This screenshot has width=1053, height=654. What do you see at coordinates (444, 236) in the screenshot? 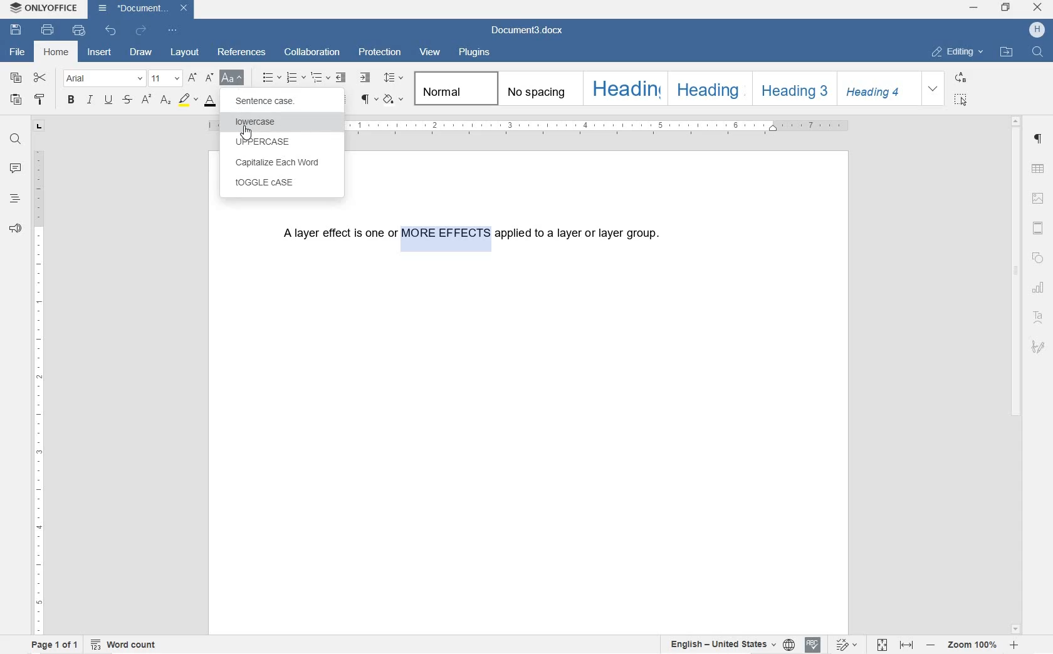
I see `TEXT HIGHLIGHTED` at bounding box center [444, 236].